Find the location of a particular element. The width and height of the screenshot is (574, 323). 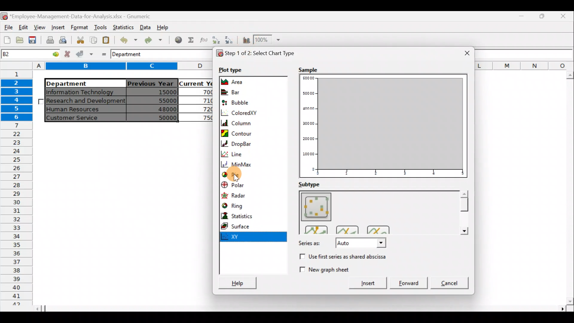

55000 is located at coordinates (164, 100).